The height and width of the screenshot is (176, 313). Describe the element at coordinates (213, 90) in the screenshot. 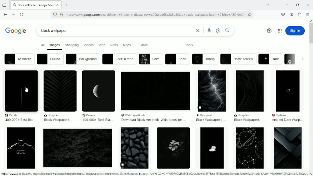

I see `black image` at that location.